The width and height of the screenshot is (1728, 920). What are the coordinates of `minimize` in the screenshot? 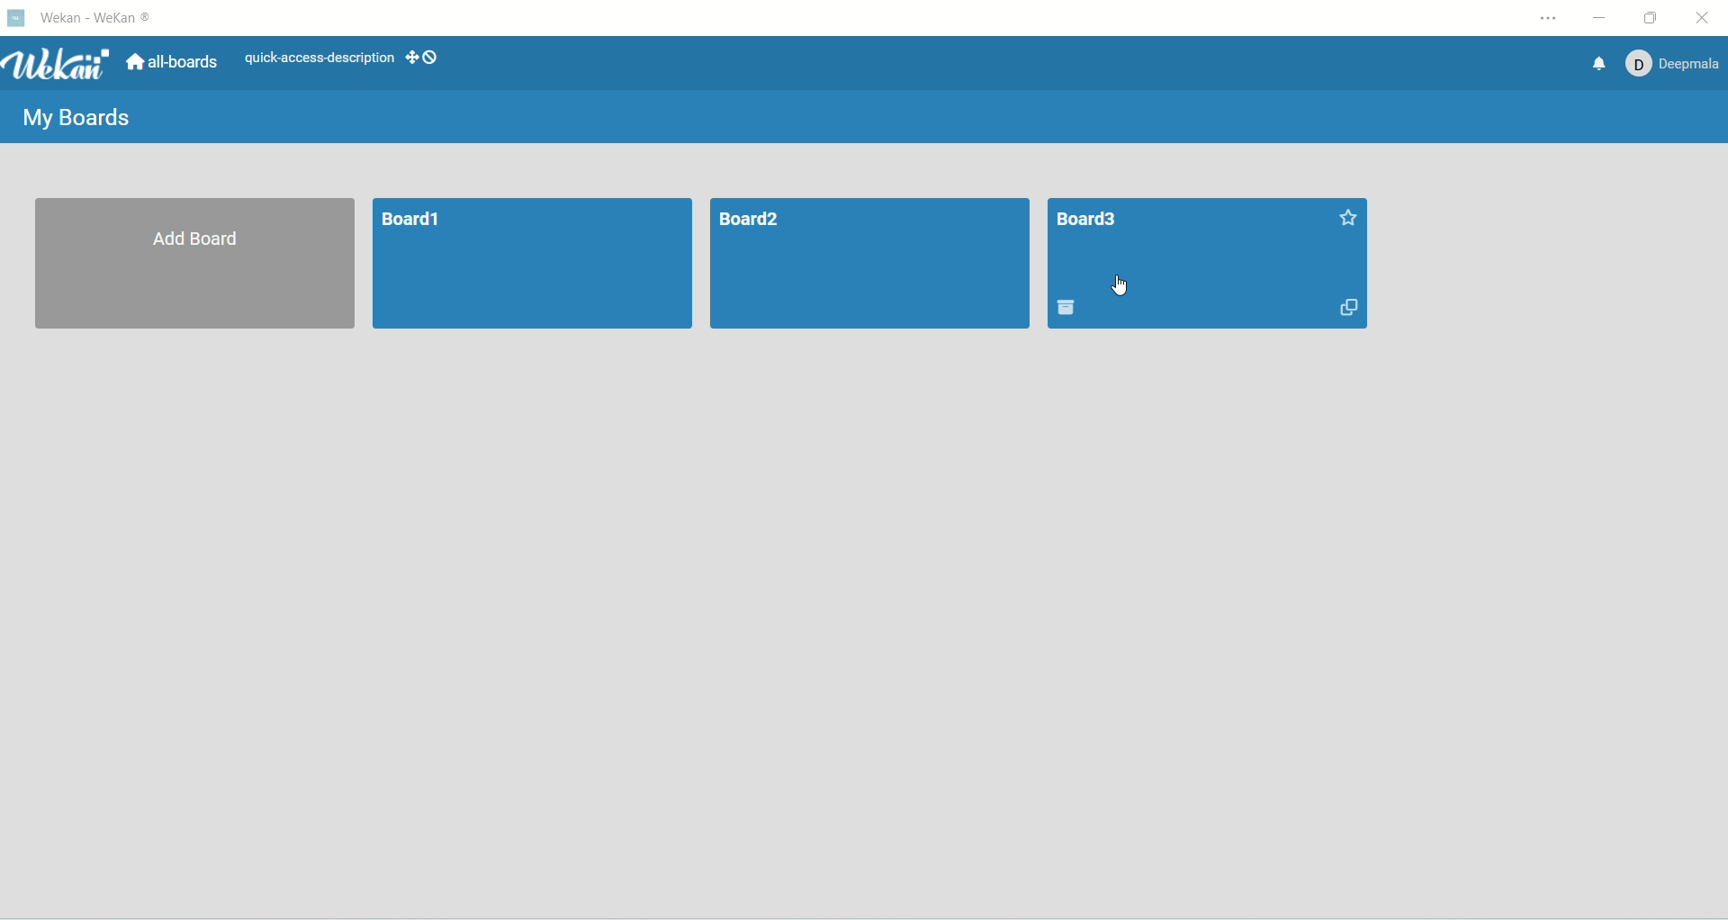 It's located at (1606, 17).